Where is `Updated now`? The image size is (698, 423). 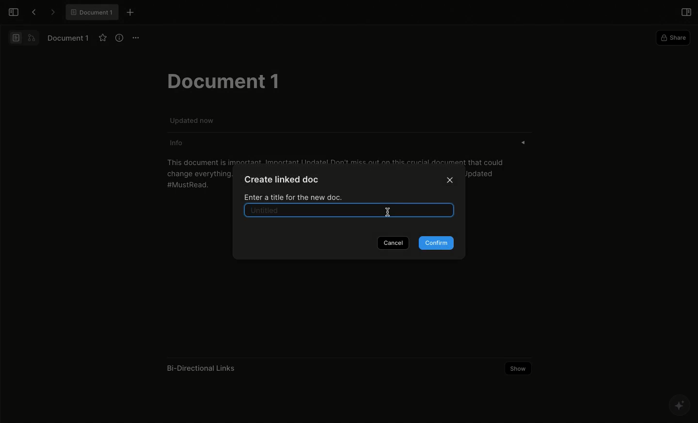
Updated now is located at coordinates (193, 120).